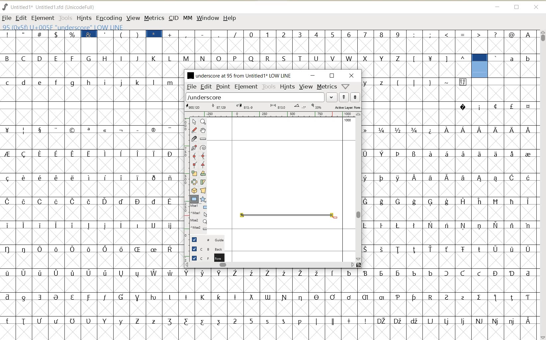 The height and width of the screenshot is (340, 546). I want to click on rotate the selection in 3D and project back to plane, so click(194, 190).